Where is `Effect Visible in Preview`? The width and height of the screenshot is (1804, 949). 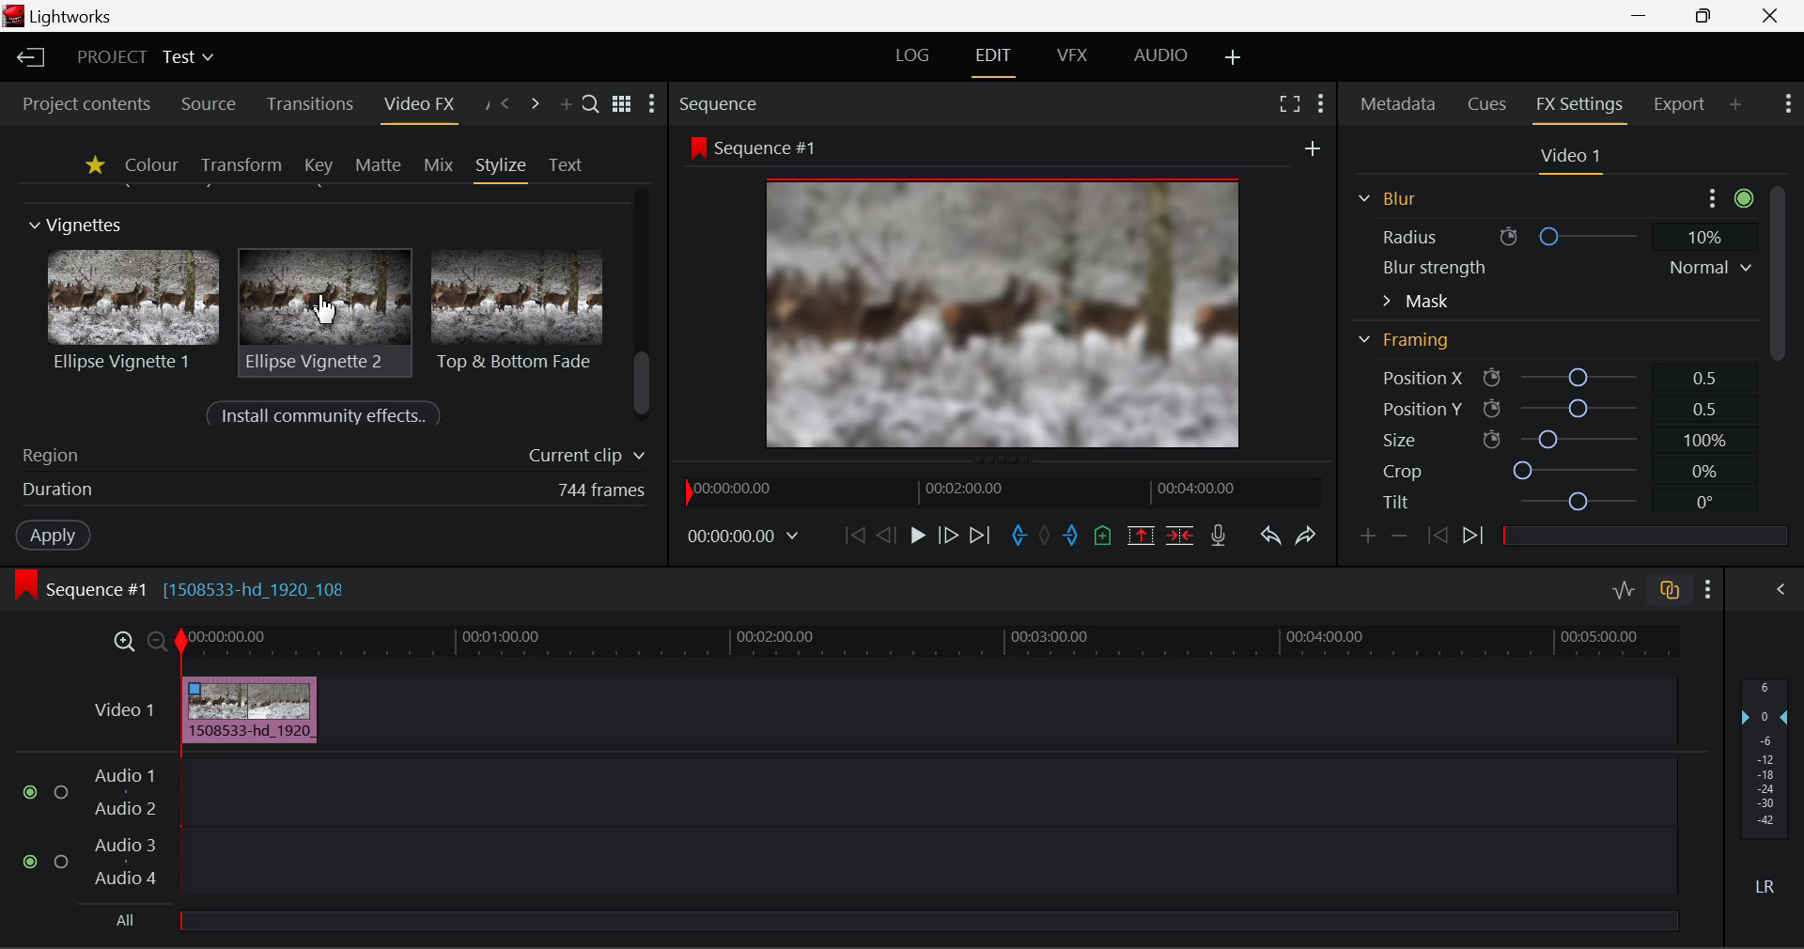
Effect Visible in Preview is located at coordinates (976, 293).